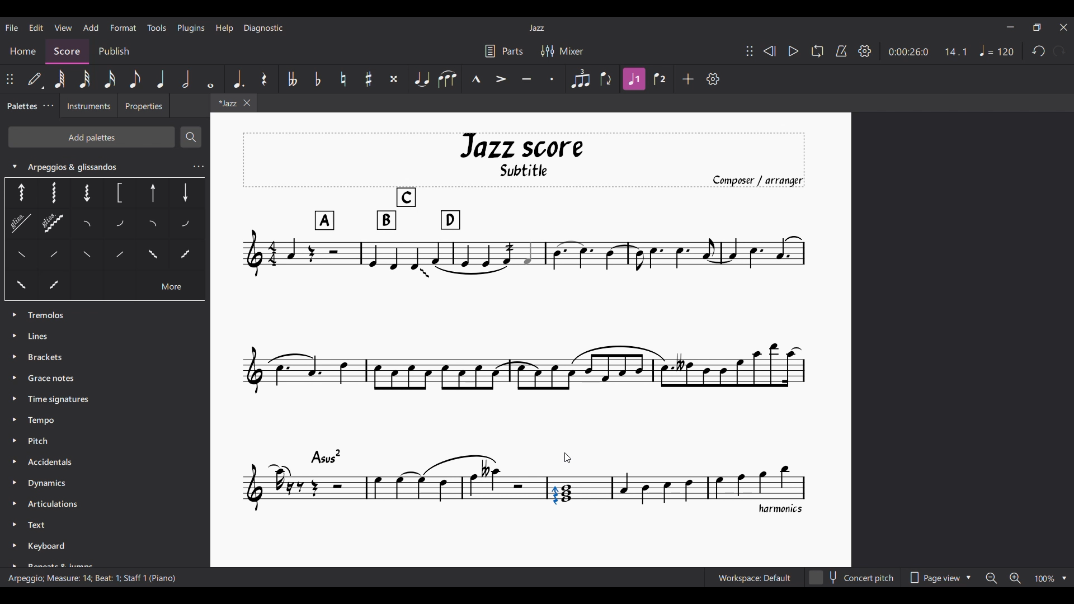 The image size is (1074, 604). Describe the element at coordinates (369, 79) in the screenshot. I see `Toggle sharp` at that location.